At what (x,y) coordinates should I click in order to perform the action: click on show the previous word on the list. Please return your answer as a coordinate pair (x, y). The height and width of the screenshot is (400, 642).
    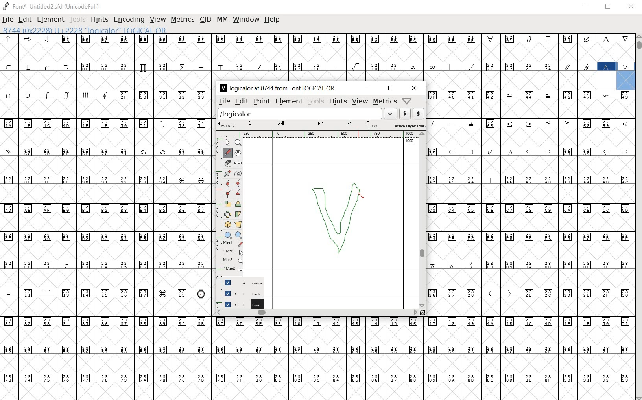
    Looking at the image, I should click on (418, 114).